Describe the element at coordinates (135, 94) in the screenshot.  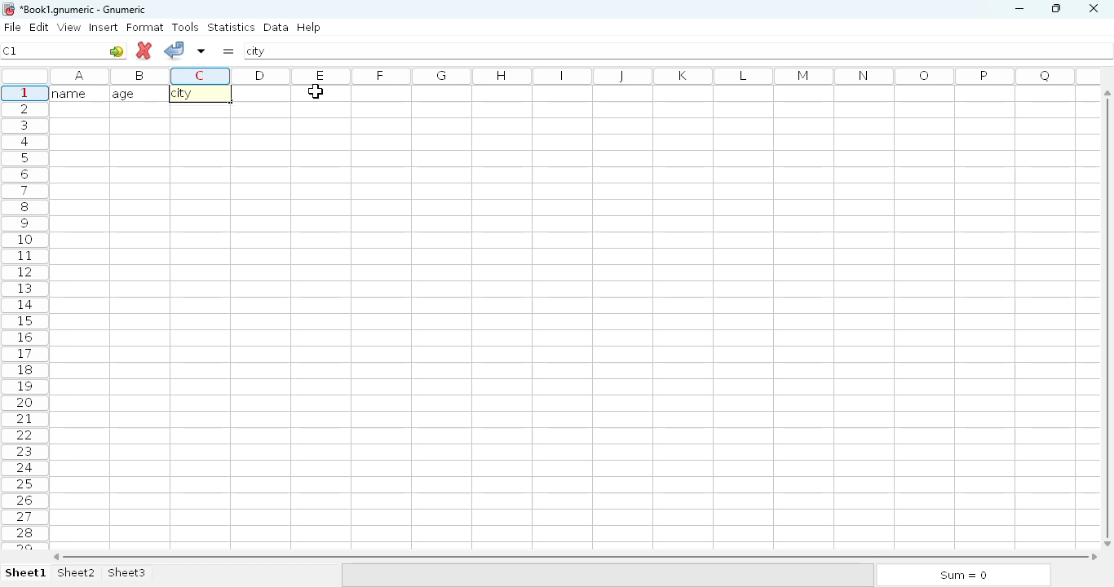
I see `age (heading)` at that location.